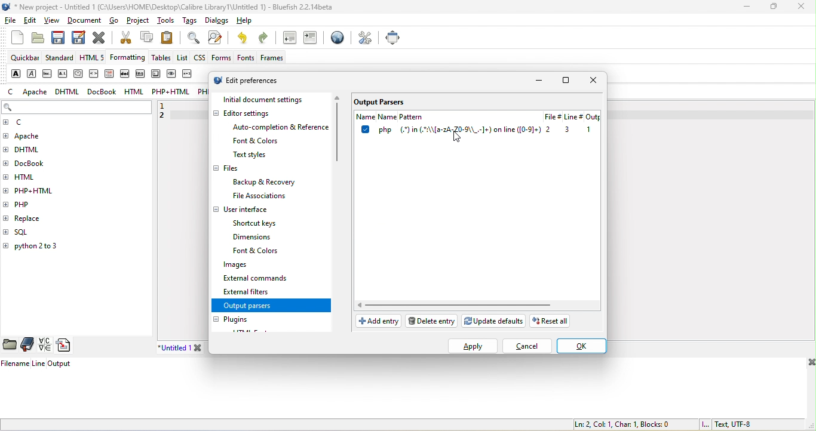 The width and height of the screenshot is (816, 431). I want to click on go, so click(118, 22).